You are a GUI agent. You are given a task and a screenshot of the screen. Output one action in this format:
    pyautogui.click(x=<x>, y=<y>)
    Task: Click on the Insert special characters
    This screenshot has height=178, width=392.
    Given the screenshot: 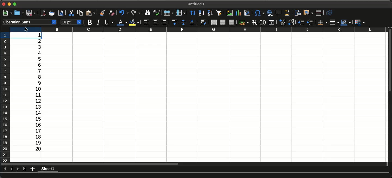 What is the action you would take?
    pyautogui.click(x=259, y=13)
    